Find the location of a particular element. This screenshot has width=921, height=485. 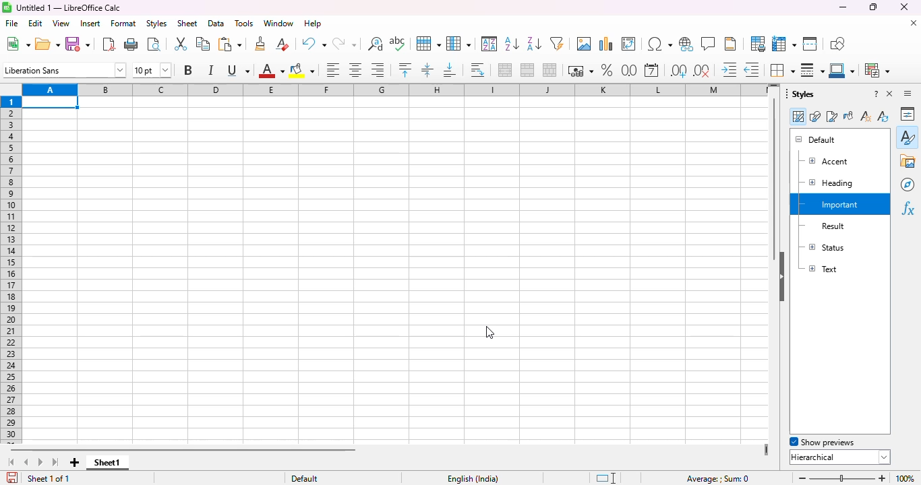

align top is located at coordinates (405, 69).